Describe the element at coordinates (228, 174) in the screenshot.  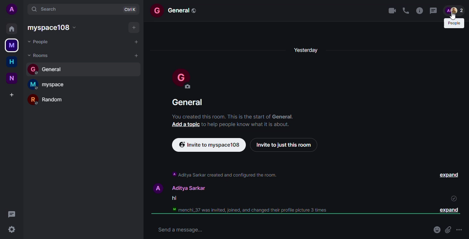
I see `A Aditya Sarkar created and configured the room.` at that location.